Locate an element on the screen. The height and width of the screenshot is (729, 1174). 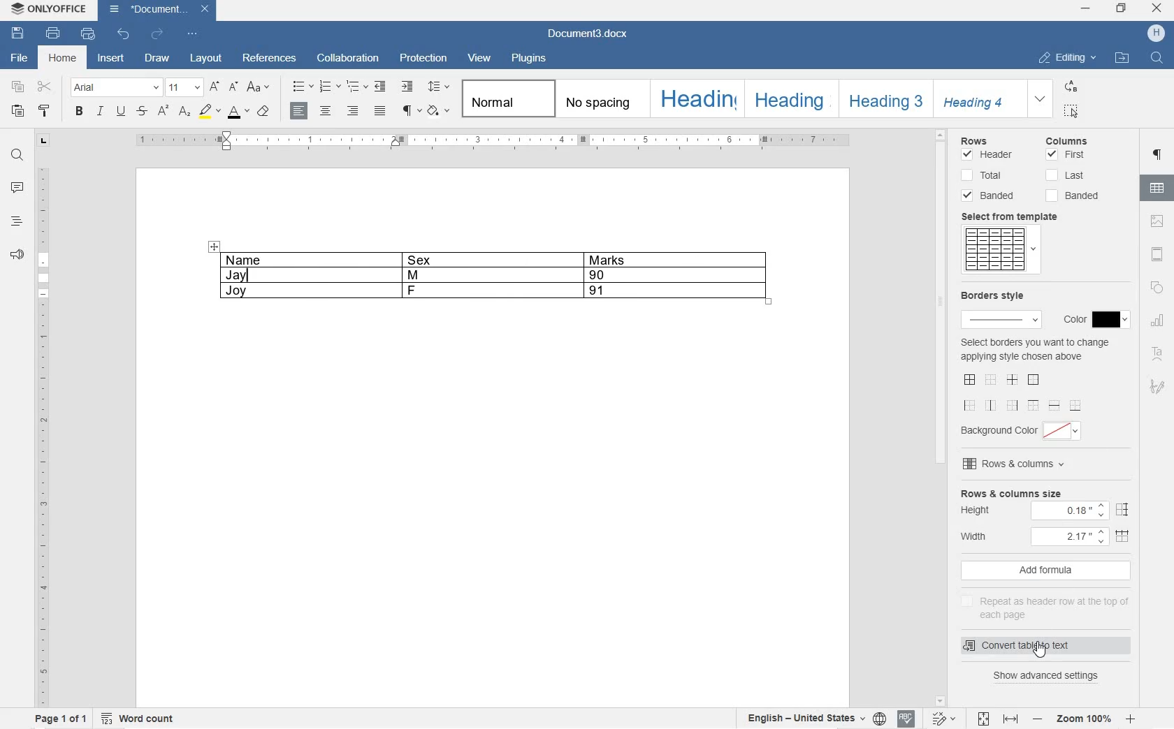
UNDO is located at coordinates (124, 35).